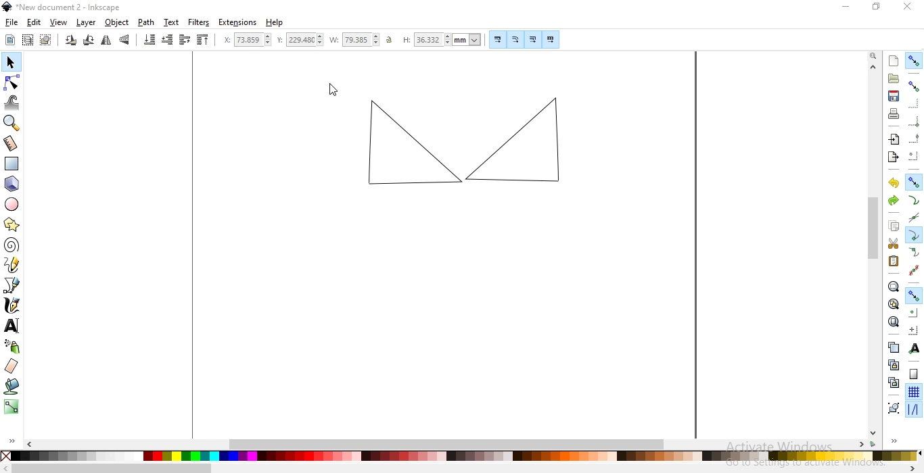 Image resolution: width=924 pixels, height=473 pixels. What do you see at coordinates (915, 103) in the screenshot?
I see `snap to edges of bounding boxes` at bounding box center [915, 103].